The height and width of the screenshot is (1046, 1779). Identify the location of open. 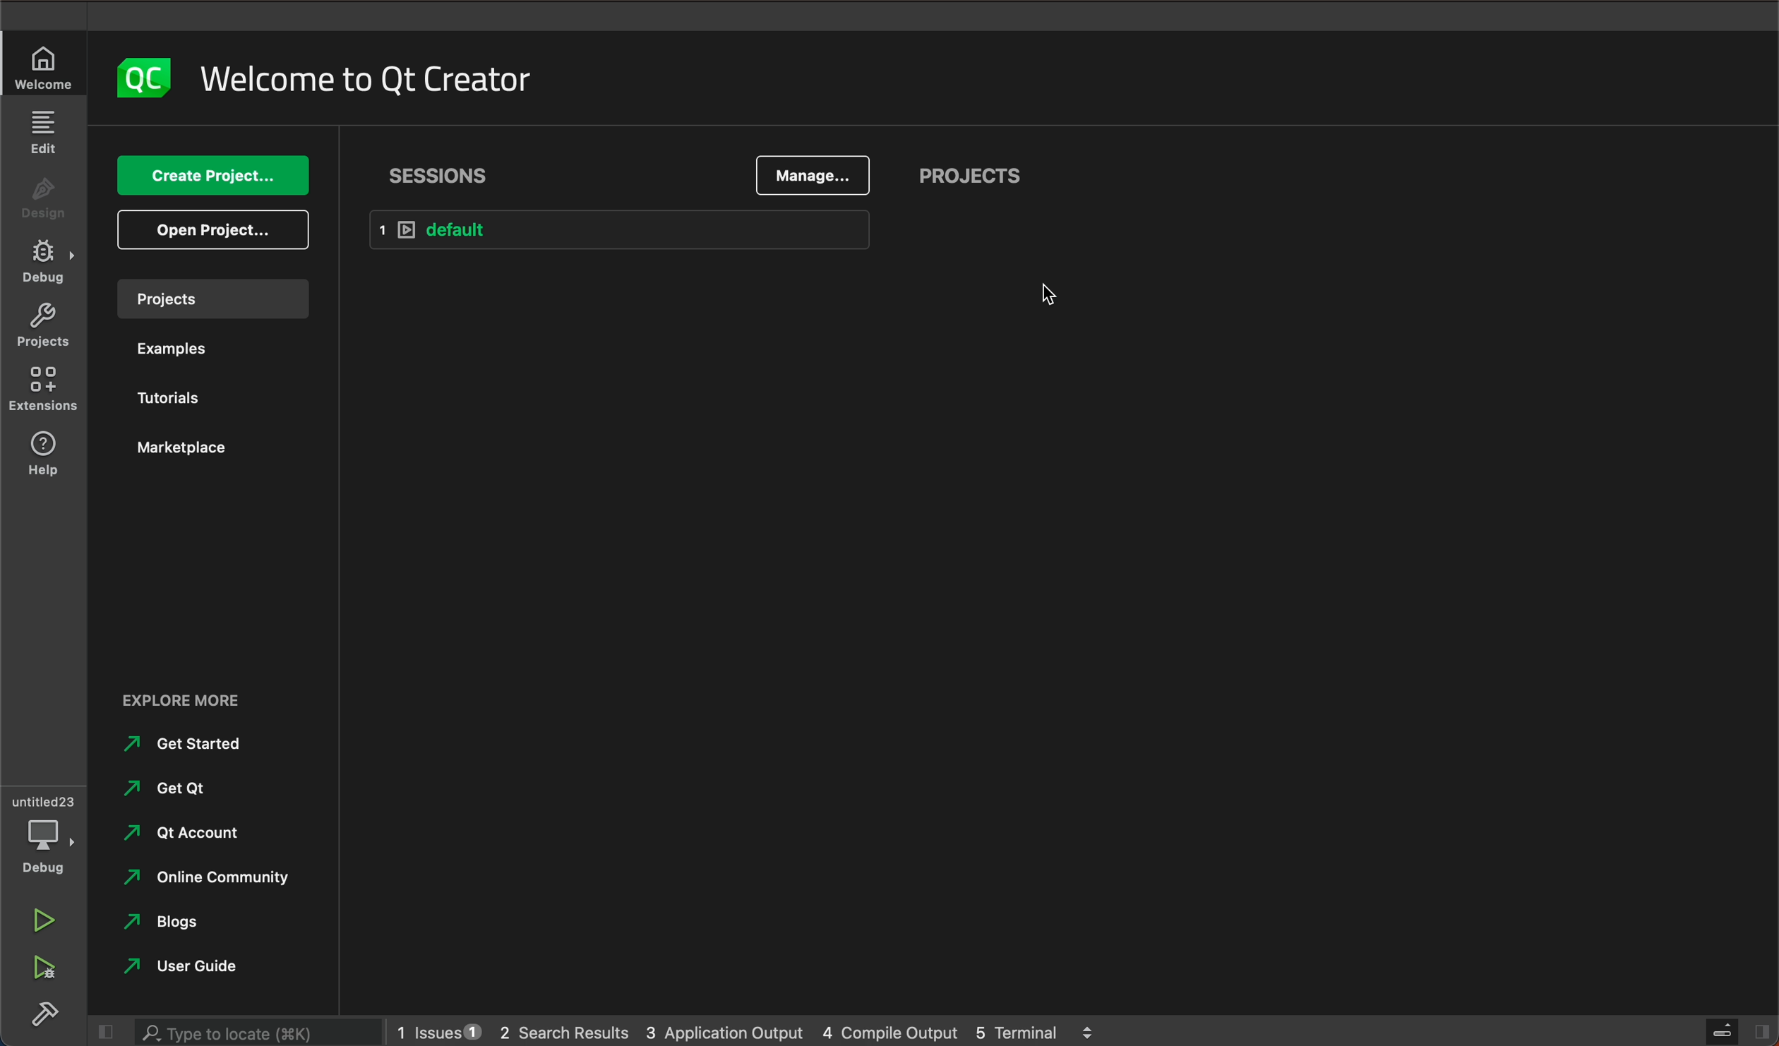
(210, 232).